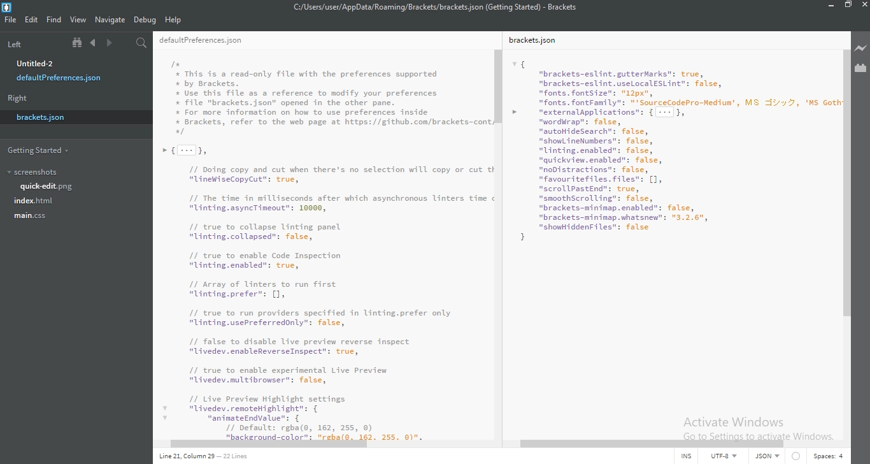 The image size is (870, 464). I want to click on defaultPreferences.json, so click(203, 40).